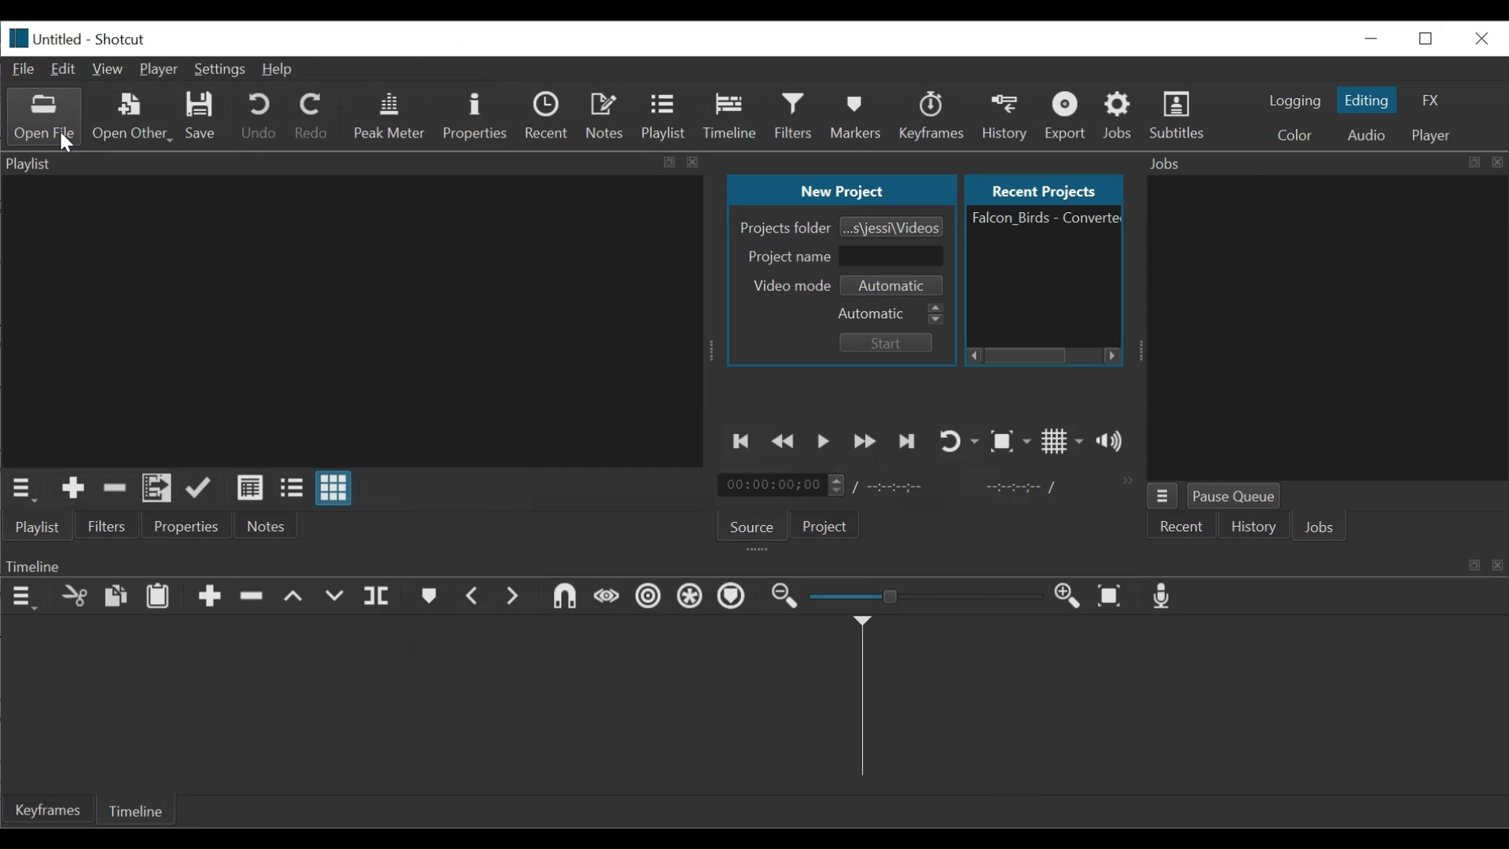 The width and height of the screenshot is (1509, 849). What do you see at coordinates (1068, 116) in the screenshot?
I see `Export` at bounding box center [1068, 116].